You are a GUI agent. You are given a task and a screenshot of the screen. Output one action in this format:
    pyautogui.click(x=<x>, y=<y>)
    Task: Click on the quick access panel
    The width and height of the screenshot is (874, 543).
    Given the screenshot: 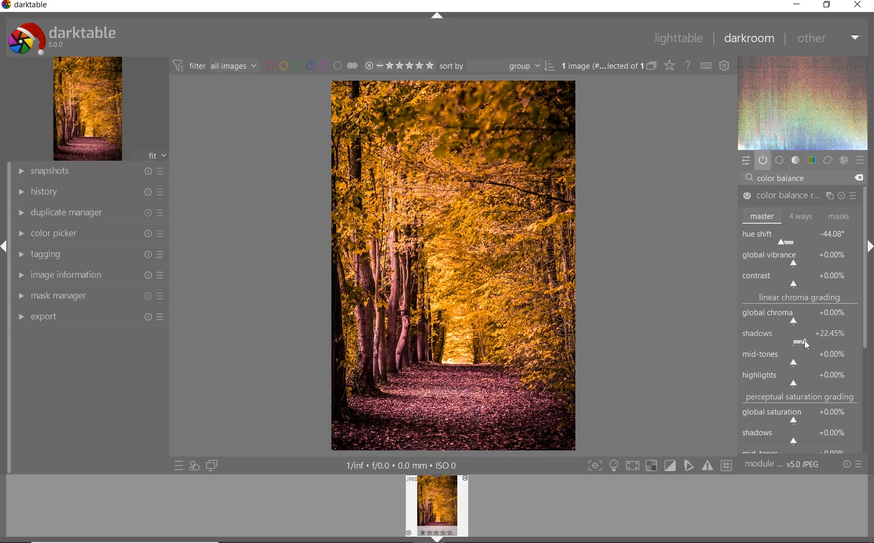 What is the action you would take?
    pyautogui.click(x=744, y=160)
    